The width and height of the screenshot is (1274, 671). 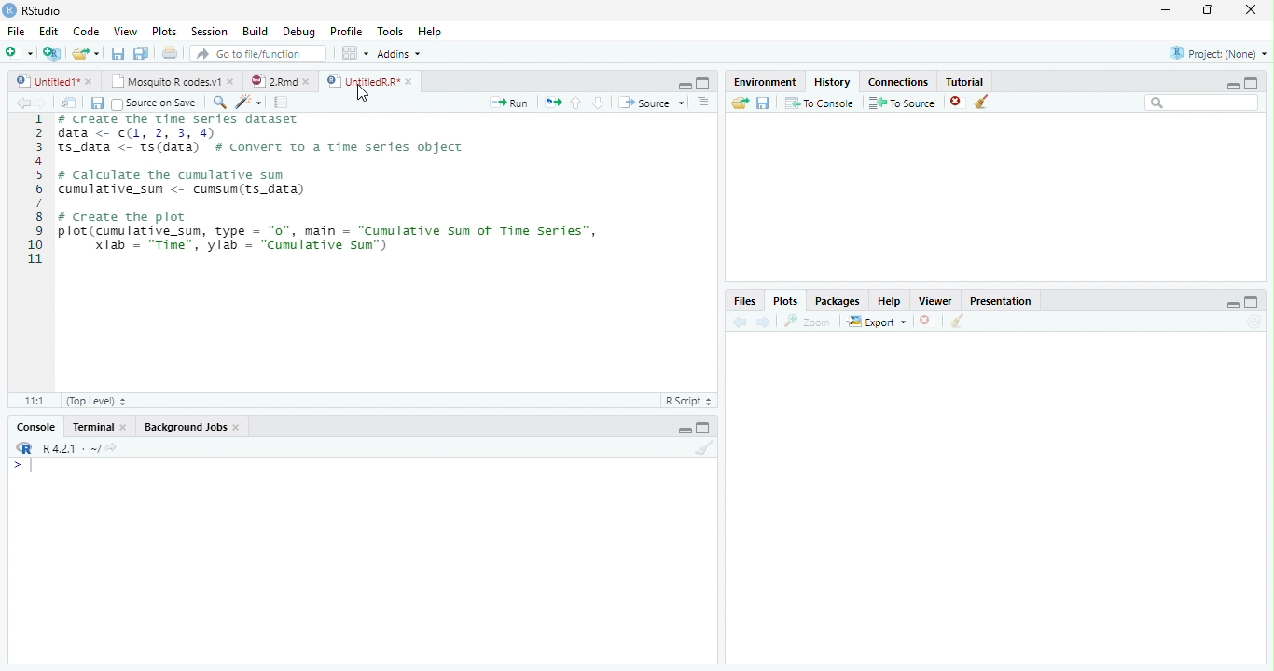 I want to click on Export, so click(x=876, y=323).